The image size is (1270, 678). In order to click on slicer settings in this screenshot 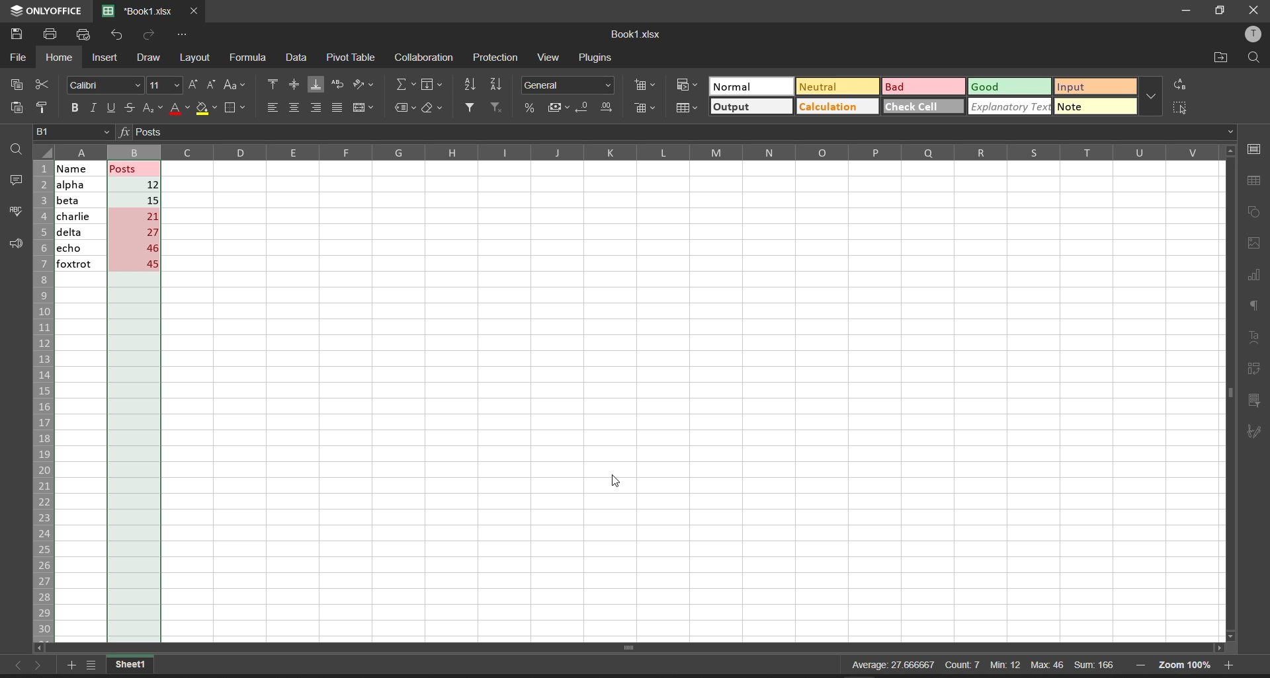, I will do `click(1257, 398)`.